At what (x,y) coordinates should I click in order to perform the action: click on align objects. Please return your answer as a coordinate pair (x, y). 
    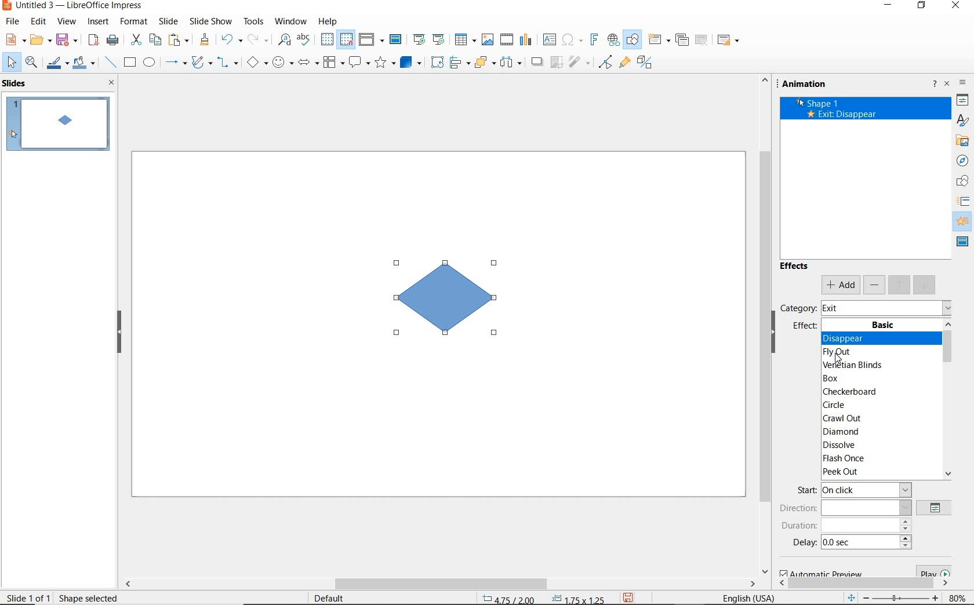
    Looking at the image, I should click on (459, 64).